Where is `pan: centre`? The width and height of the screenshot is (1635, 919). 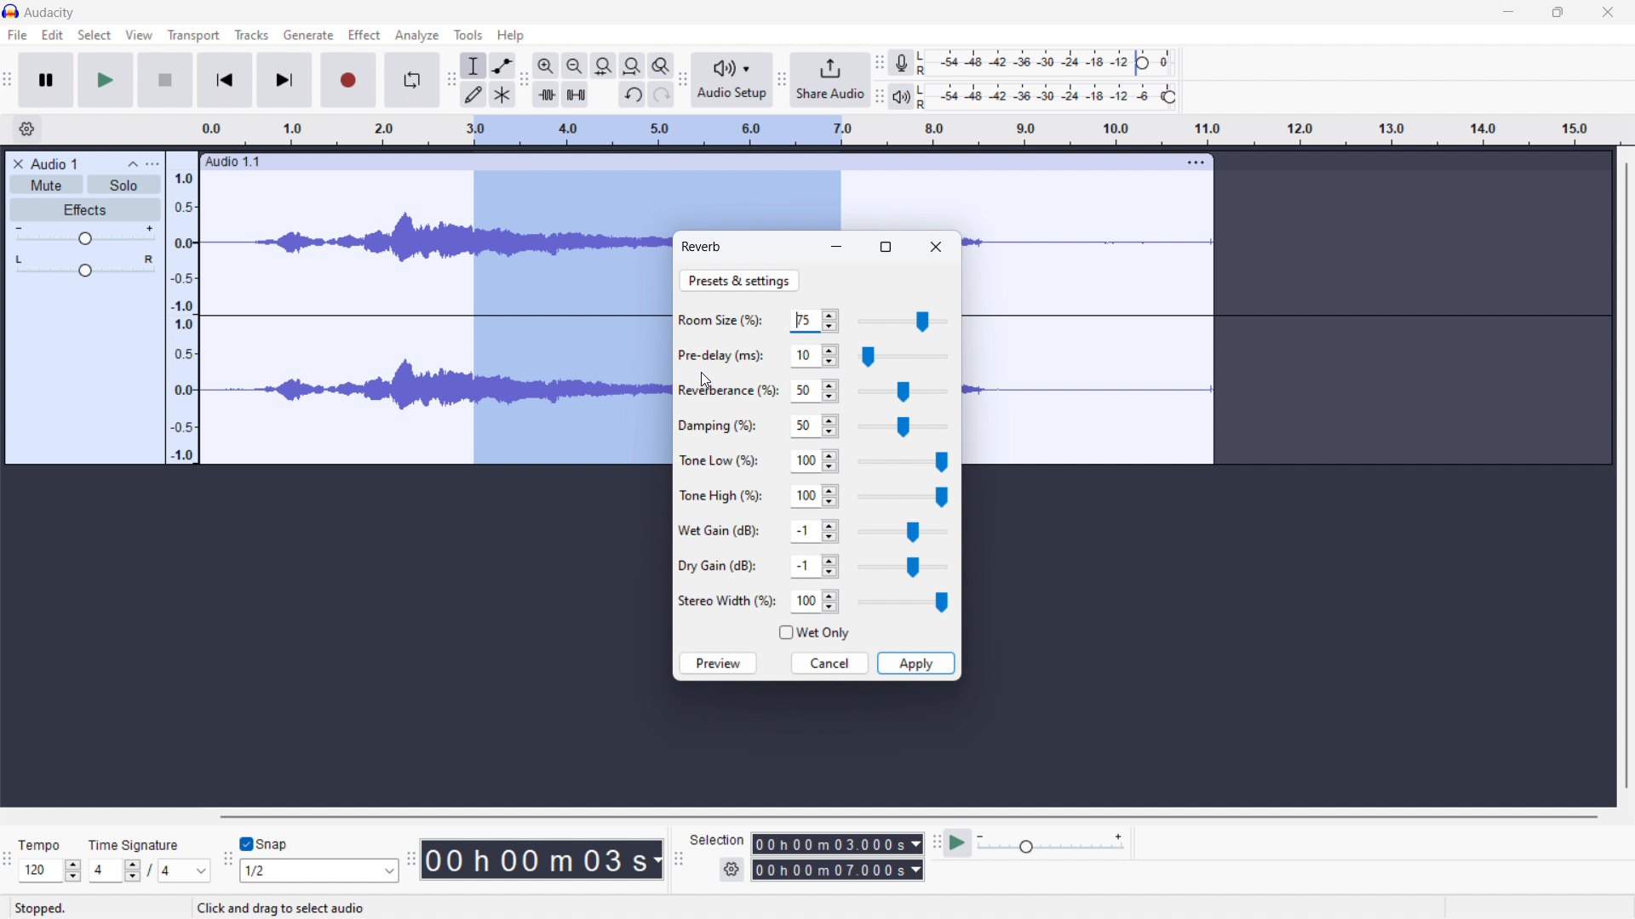 pan: centre is located at coordinates (85, 269).